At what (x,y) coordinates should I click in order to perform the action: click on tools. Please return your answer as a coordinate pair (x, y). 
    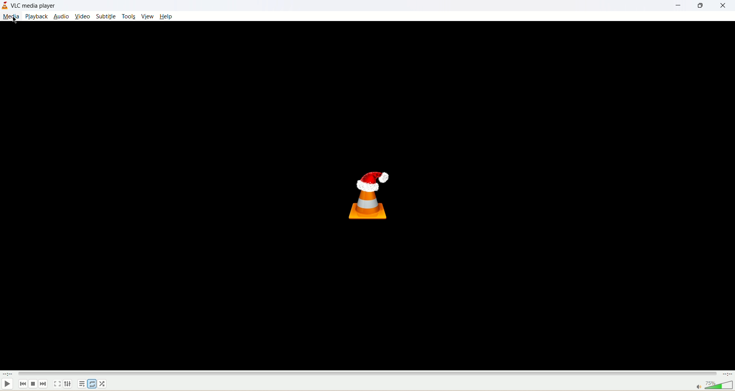
    Looking at the image, I should click on (129, 16).